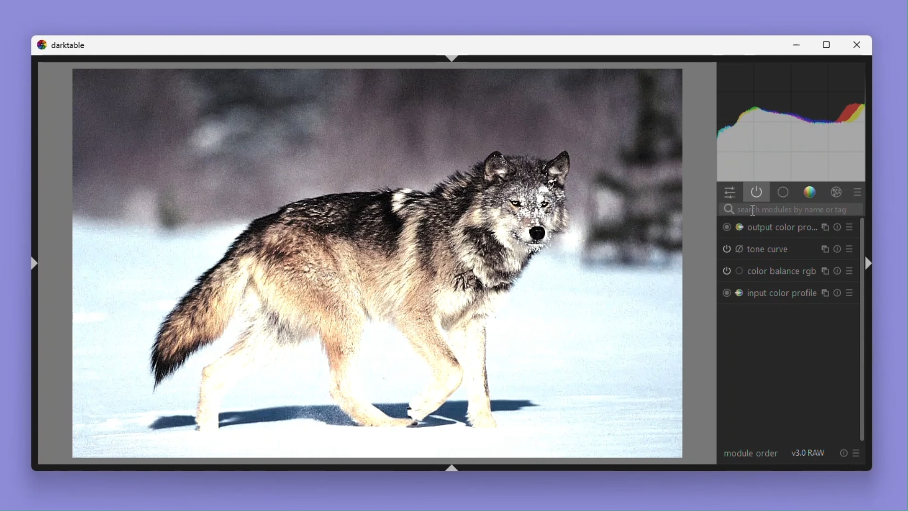  I want to click on Preset, so click(851, 292).